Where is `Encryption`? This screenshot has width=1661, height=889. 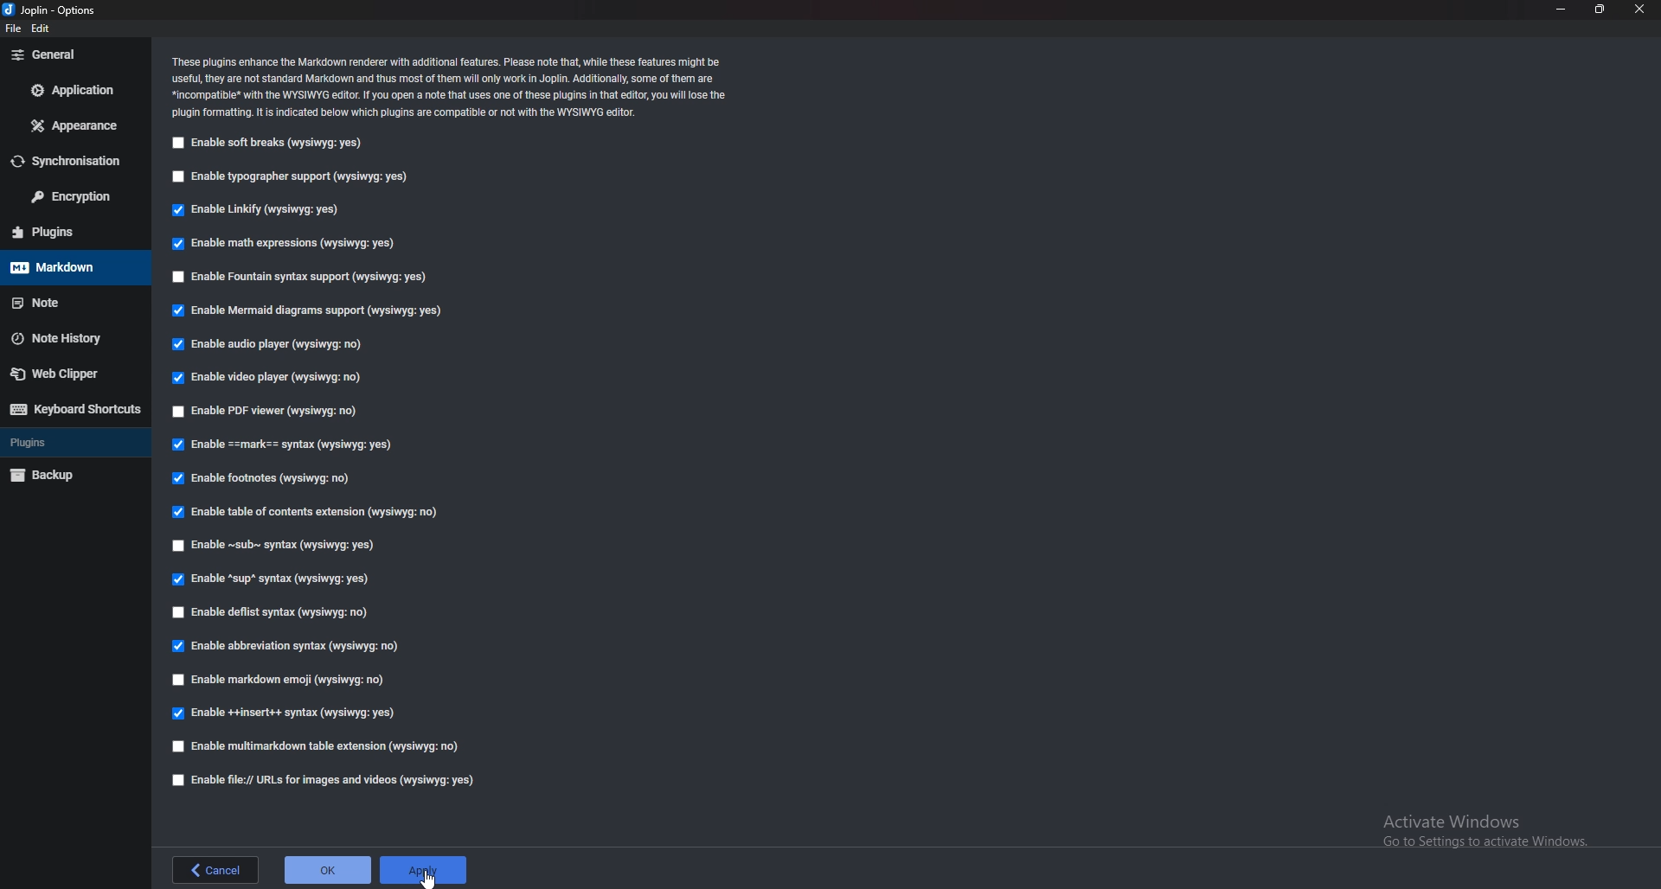
Encryption is located at coordinates (69, 196).